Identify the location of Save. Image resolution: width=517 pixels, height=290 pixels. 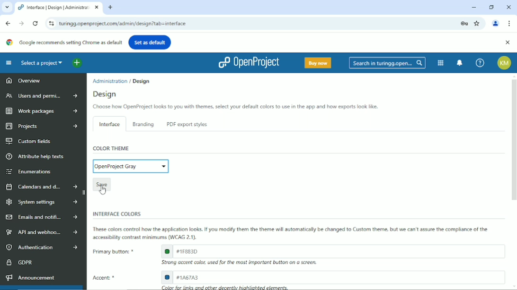
(101, 183).